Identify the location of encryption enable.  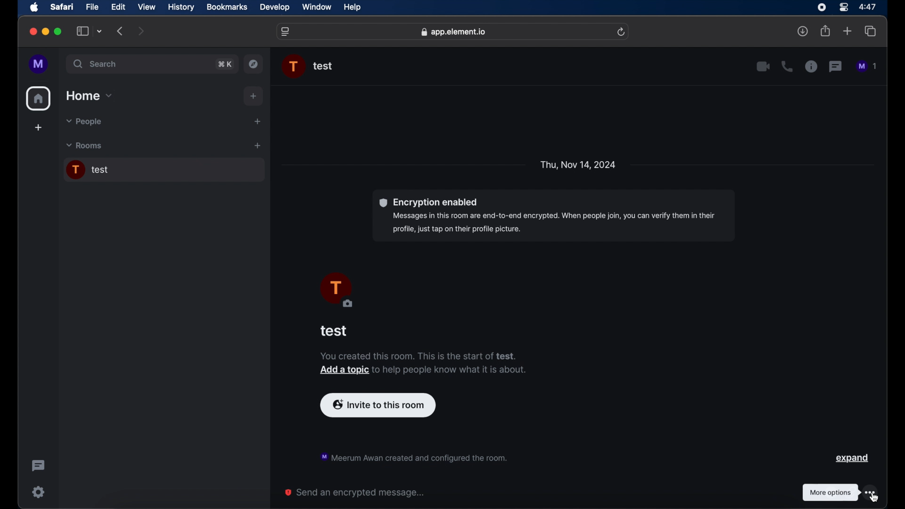
(554, 216).